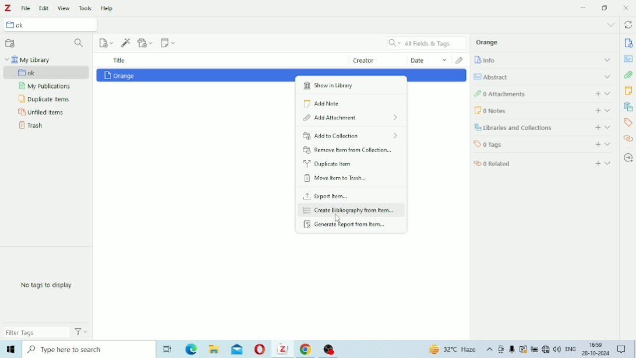 Image resolution: width=636 pixels, height=358 pixels. What do you see at coordinates (623, 350) in the screenshot?
I see `Notifications` at bounding box center [623, 350].